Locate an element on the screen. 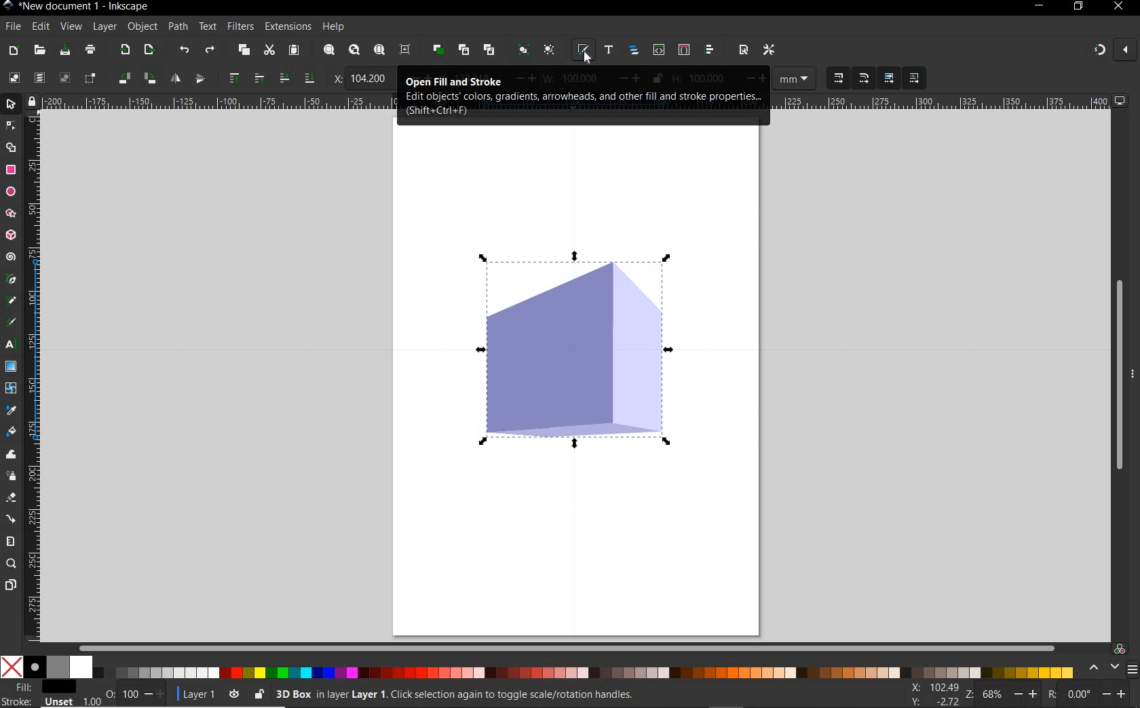 The width and height of the screenshot is (1140, 708). DESELECT is located at coordinates (64, 78).